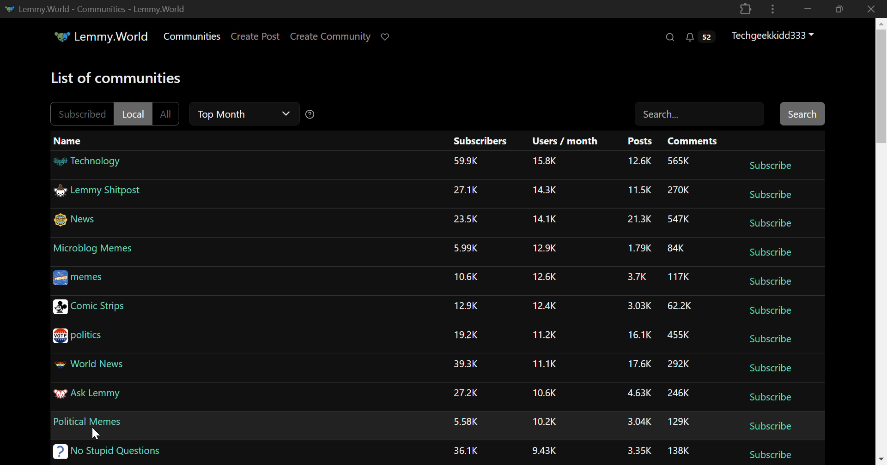 The height and width of the screenshot is (465, 887). I want to click on Donate to Lemmy, so click(387, 36).